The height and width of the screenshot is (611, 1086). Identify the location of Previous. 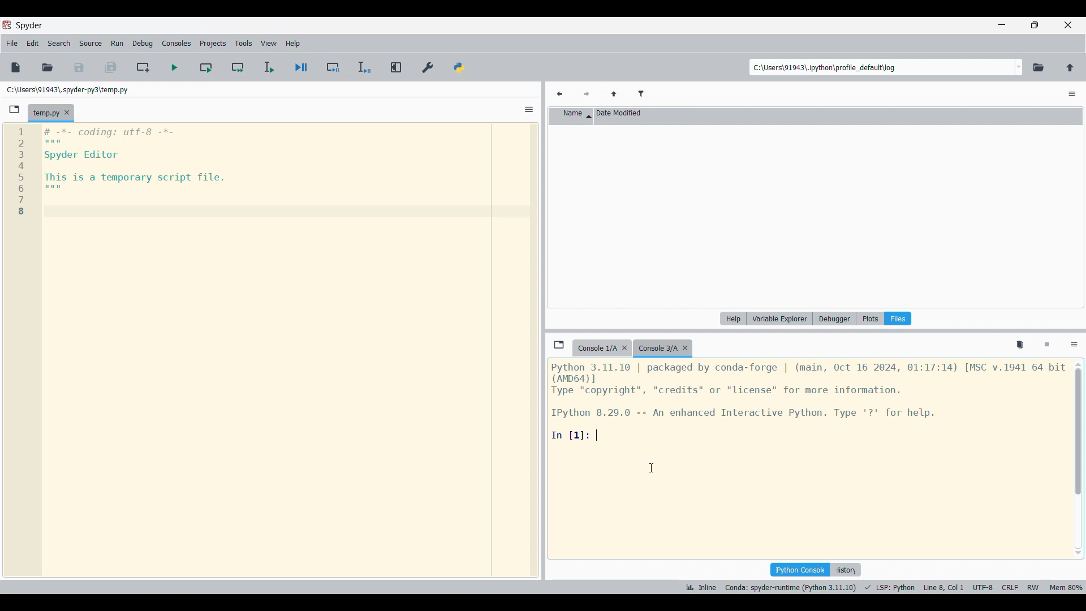
(559, 94).